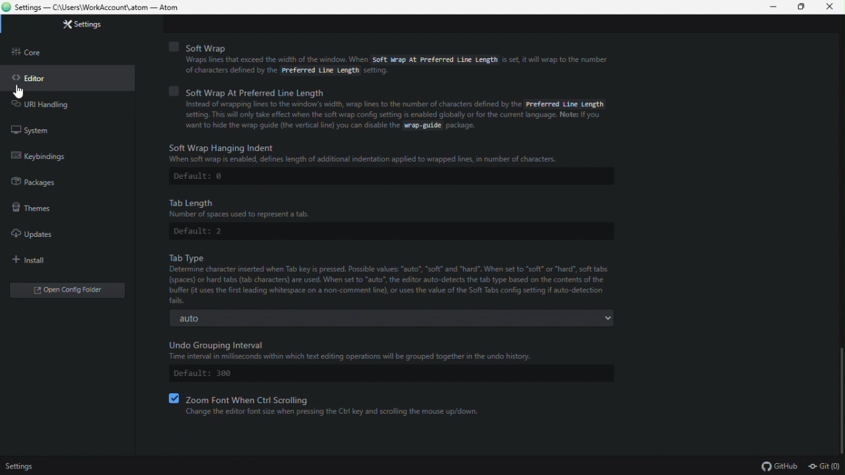 This screenshot has width=845, height=475. What do you see at coordinates (335, 399) in the screenshot?
I see `Zoom font when ctrl scrolling` at bounding box center [335, 399].